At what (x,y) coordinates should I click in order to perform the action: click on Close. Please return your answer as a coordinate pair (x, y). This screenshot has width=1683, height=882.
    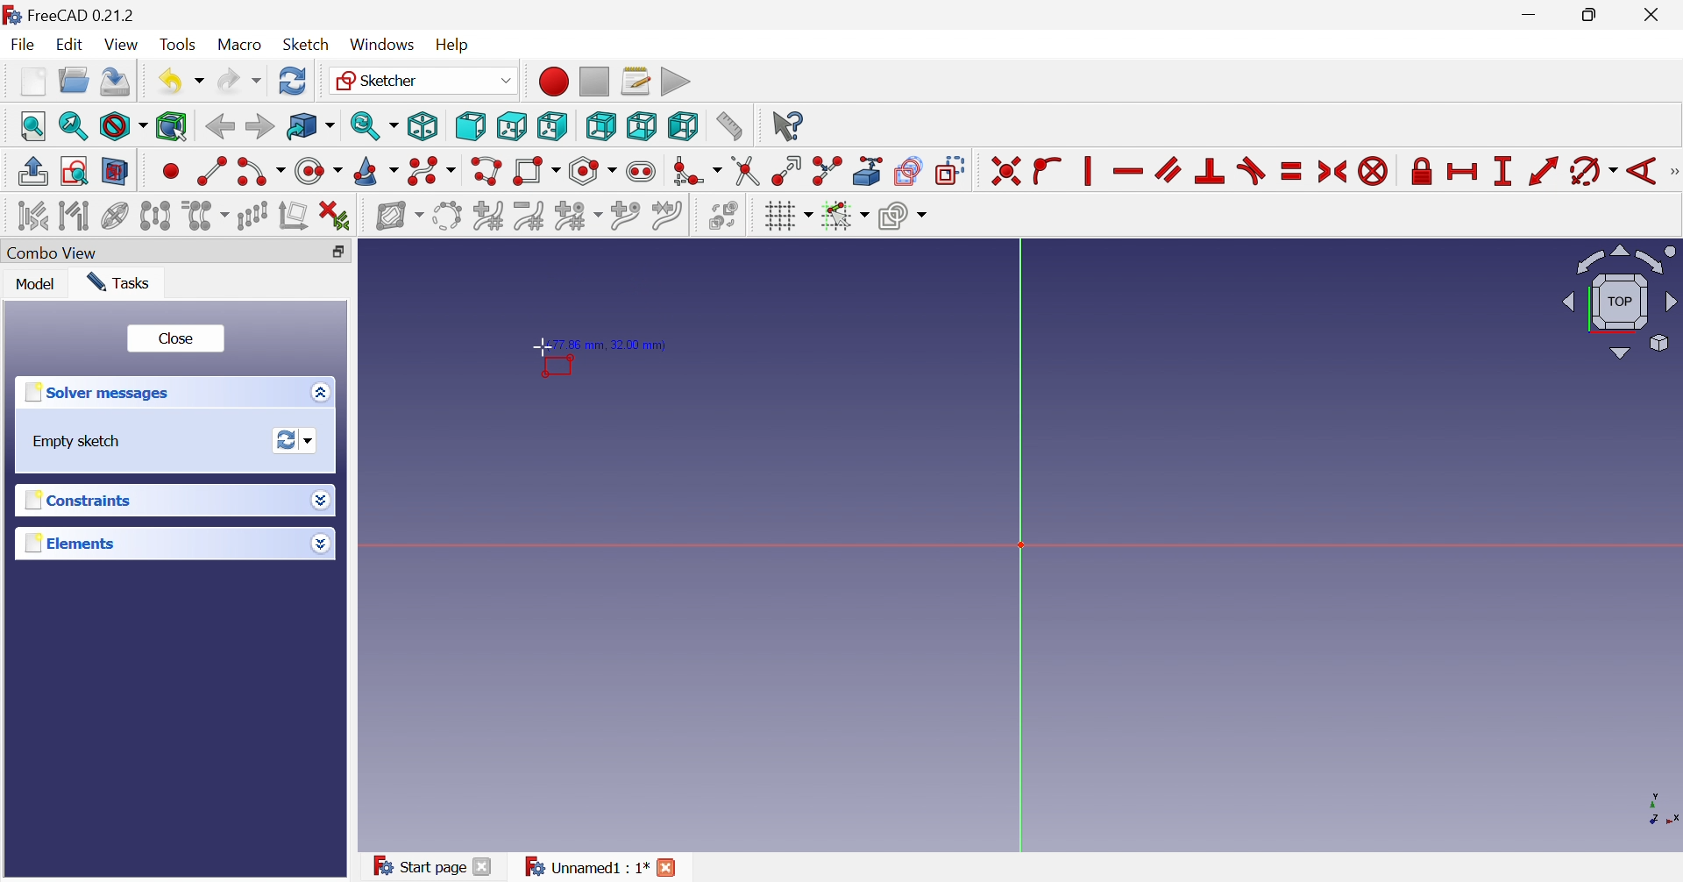
    Looking at the image, I should click on (483, 866).